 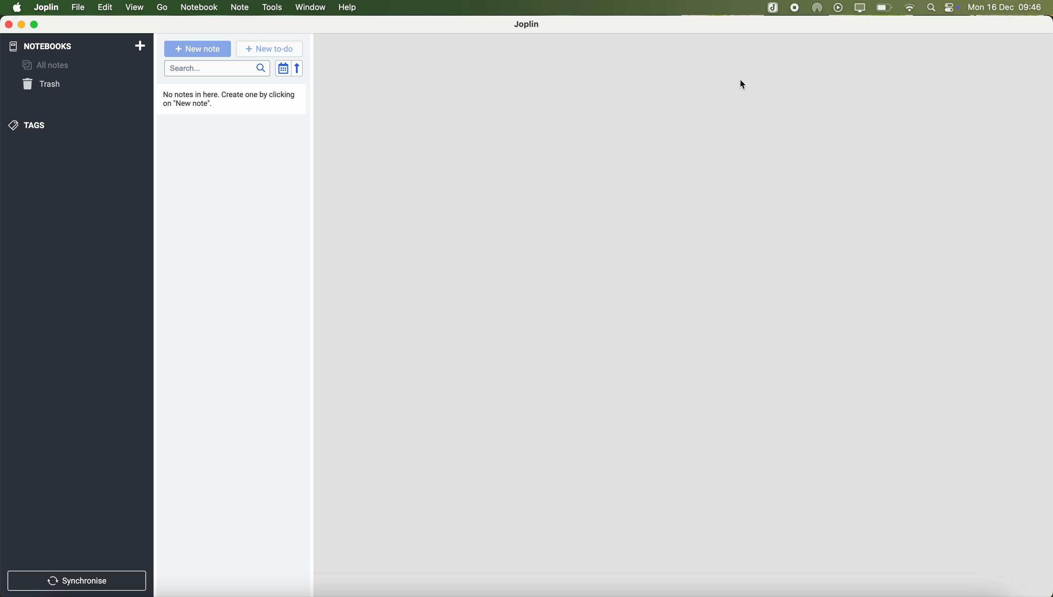 I want to click on Joplin, so click(x=528, y=25).